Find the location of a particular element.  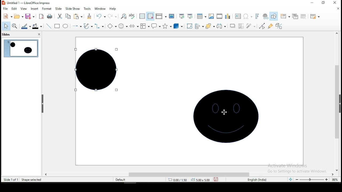

insert video is located at coordinates (220, 16).